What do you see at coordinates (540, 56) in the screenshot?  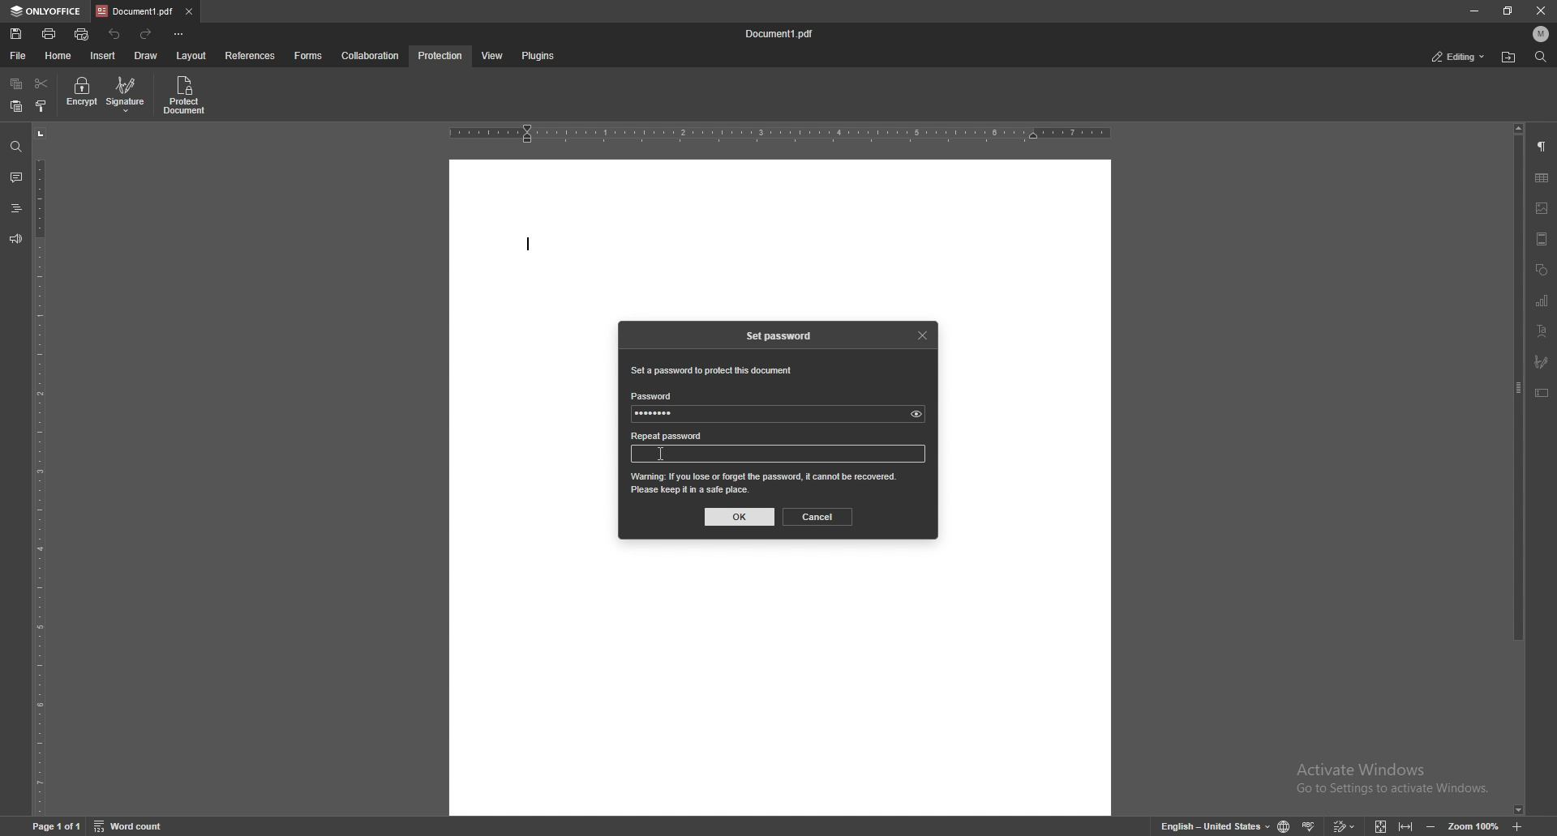 I see `plugins` at bounding box center [540, 56].